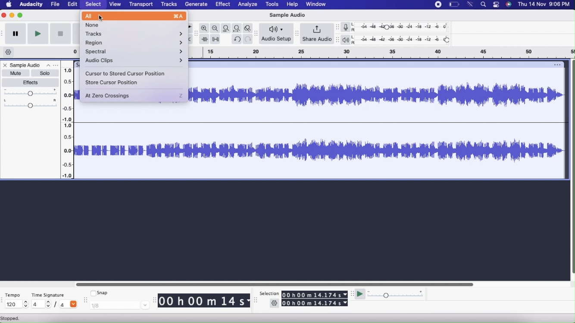 This screenshot has width=575, height=323. Describe the element at coordinates (53, 65) in the screenshot. I see `Options` at that location.